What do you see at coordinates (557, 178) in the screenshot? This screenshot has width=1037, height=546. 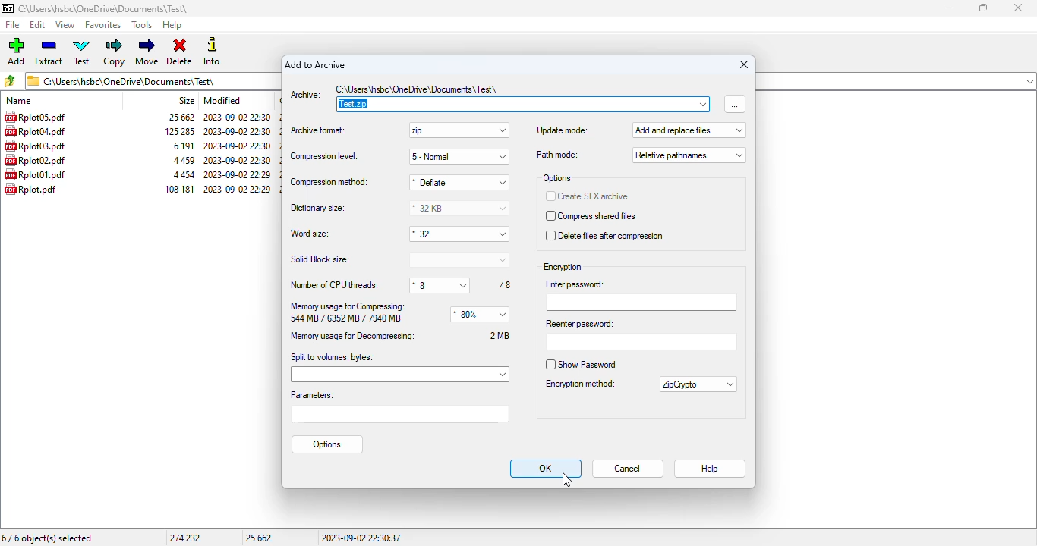 I see `options` at bounding box center [557, 178].